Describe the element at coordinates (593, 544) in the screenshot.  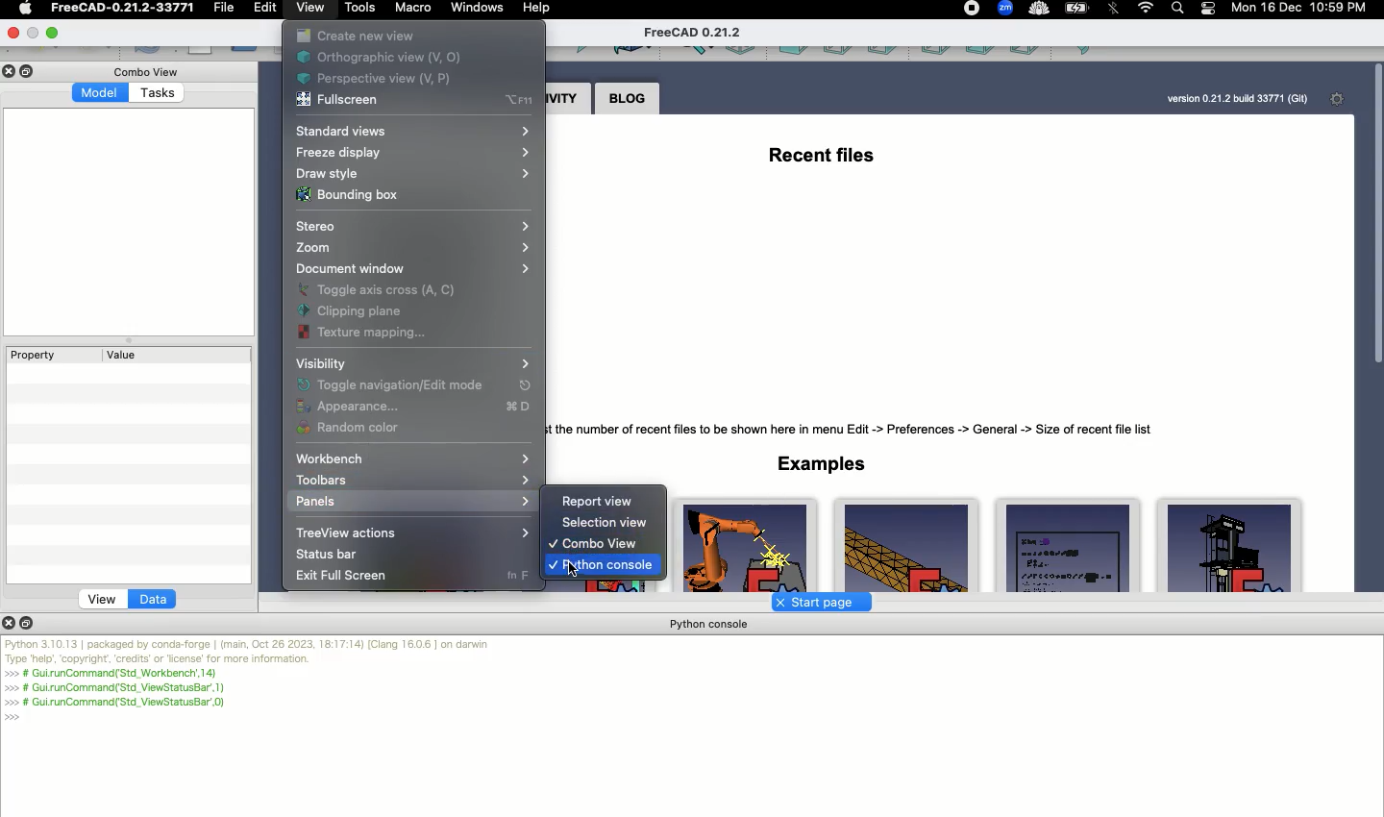
I see `Combo view` at that location.